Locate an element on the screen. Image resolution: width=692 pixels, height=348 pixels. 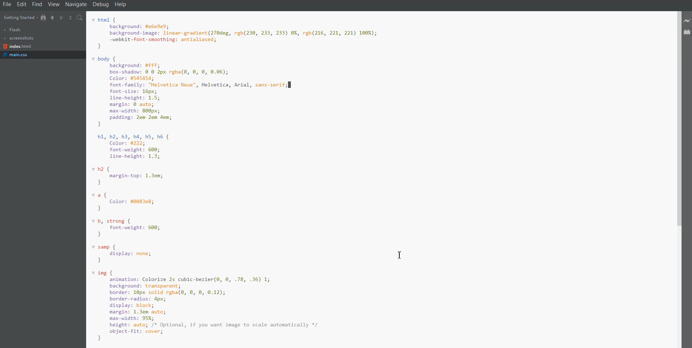
Edit is located at coordinates (22, 4).